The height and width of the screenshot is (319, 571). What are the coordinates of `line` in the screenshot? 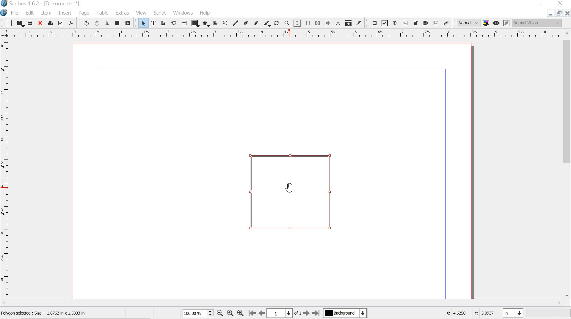 It's located at (236, 23).